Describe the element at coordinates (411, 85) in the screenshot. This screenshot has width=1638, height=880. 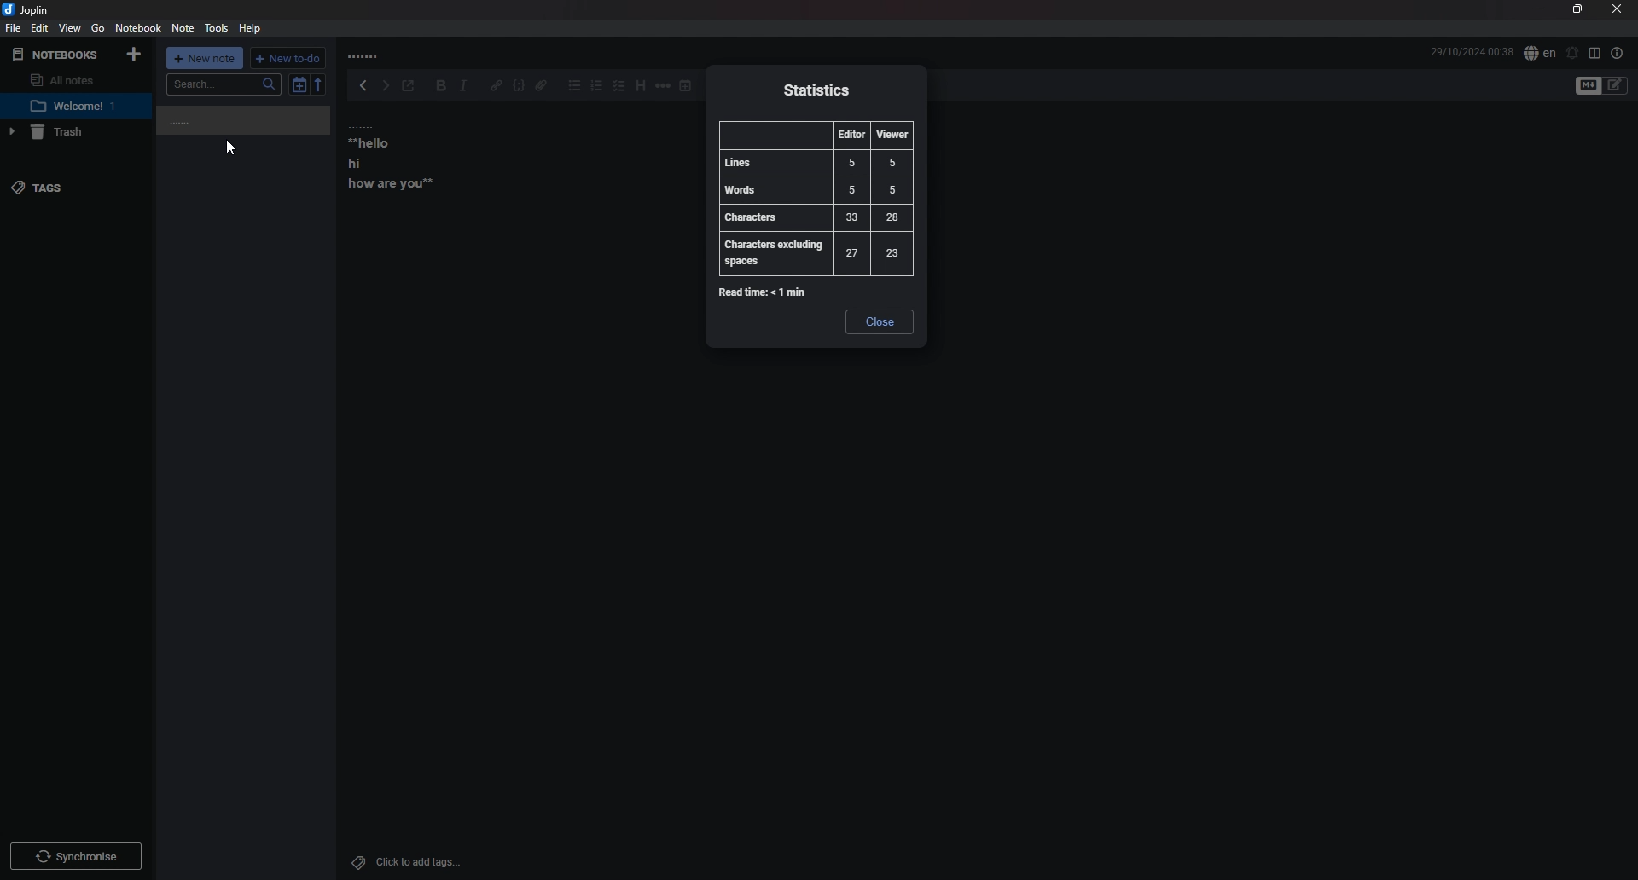
I see `Toggle external editing` at that location.